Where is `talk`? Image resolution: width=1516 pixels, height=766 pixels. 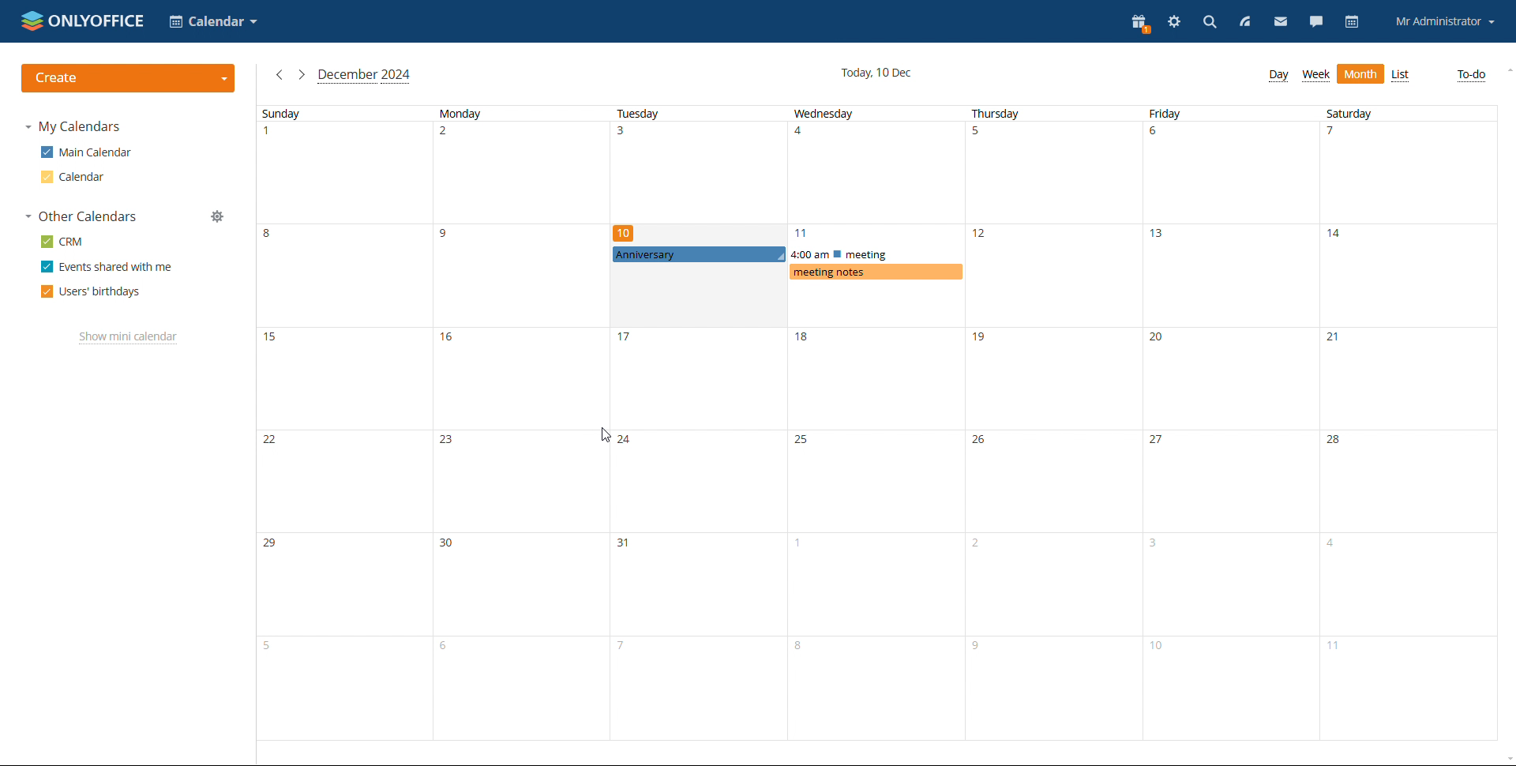 talk is located at coordinates (1316, 21).